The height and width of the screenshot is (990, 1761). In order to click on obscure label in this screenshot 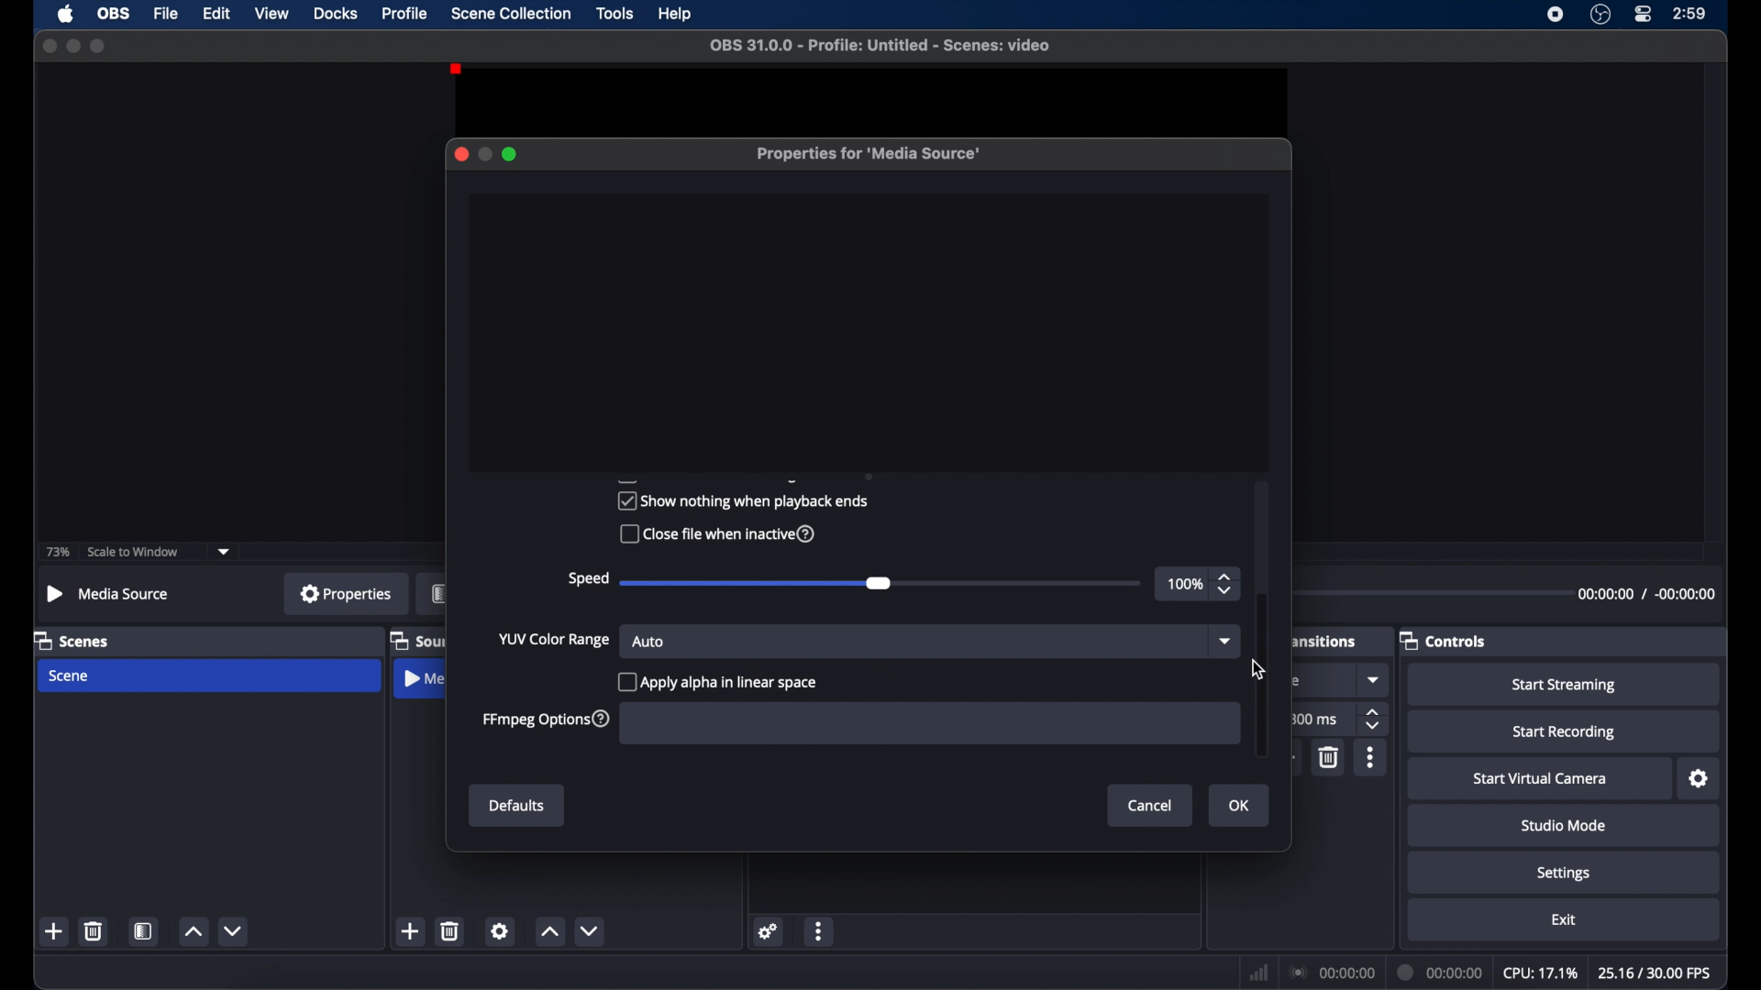, I will do `click(438, 593)`.